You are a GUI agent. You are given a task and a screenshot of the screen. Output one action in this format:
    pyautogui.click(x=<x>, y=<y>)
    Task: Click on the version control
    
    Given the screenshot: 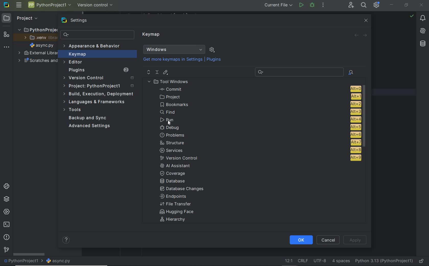 What is the action you would take?
    pyautogui.click(x=6, y=250)
    